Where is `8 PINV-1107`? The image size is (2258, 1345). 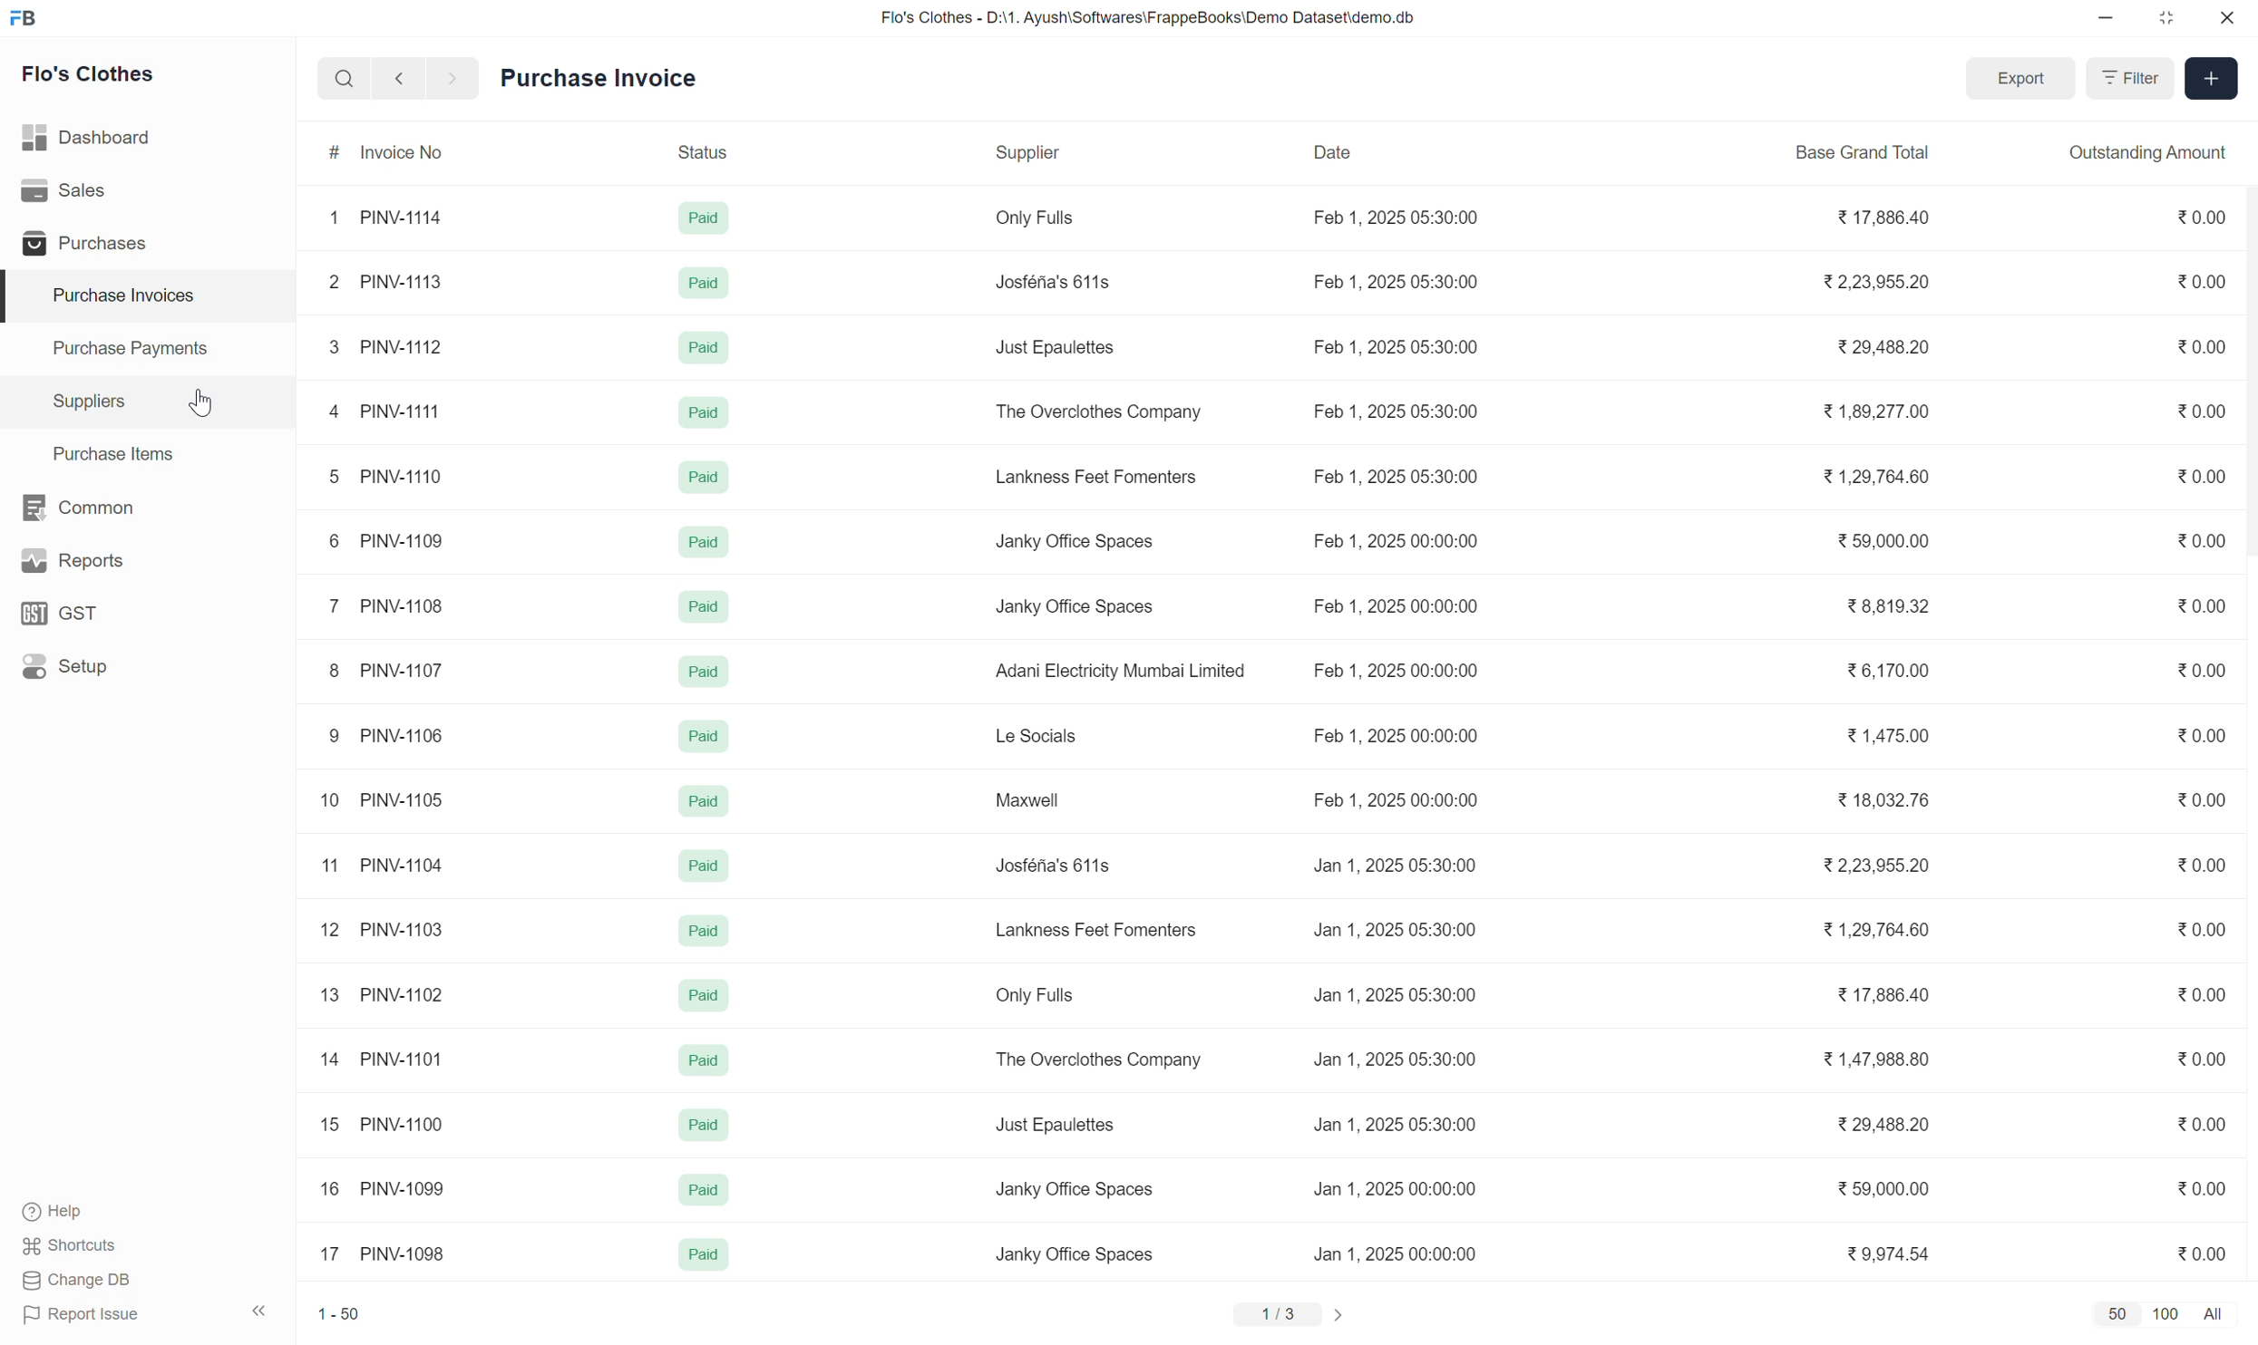
8 PINV-1107 is located at coordinates (386, 671).